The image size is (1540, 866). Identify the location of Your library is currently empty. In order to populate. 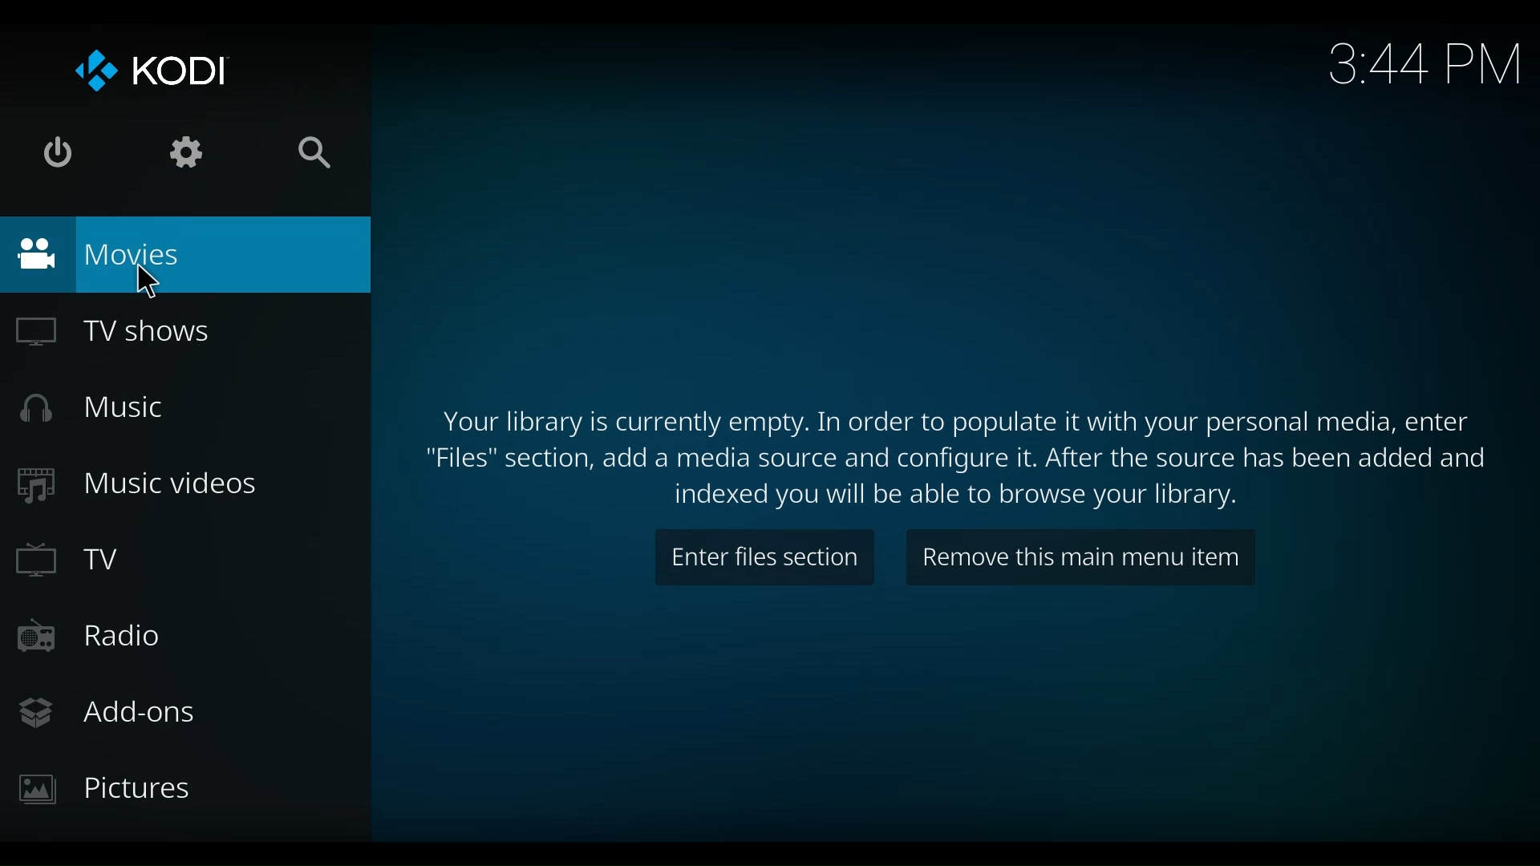
(950, 422).